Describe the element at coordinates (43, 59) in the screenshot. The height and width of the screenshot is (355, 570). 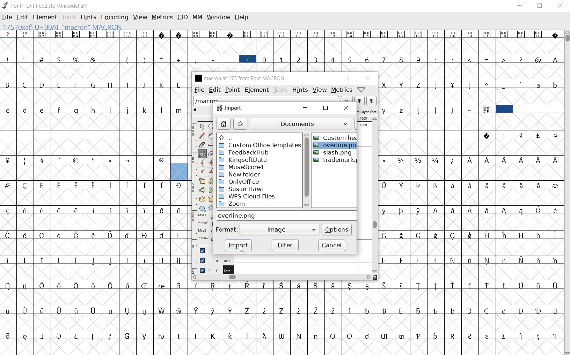
I see `#` at that location.